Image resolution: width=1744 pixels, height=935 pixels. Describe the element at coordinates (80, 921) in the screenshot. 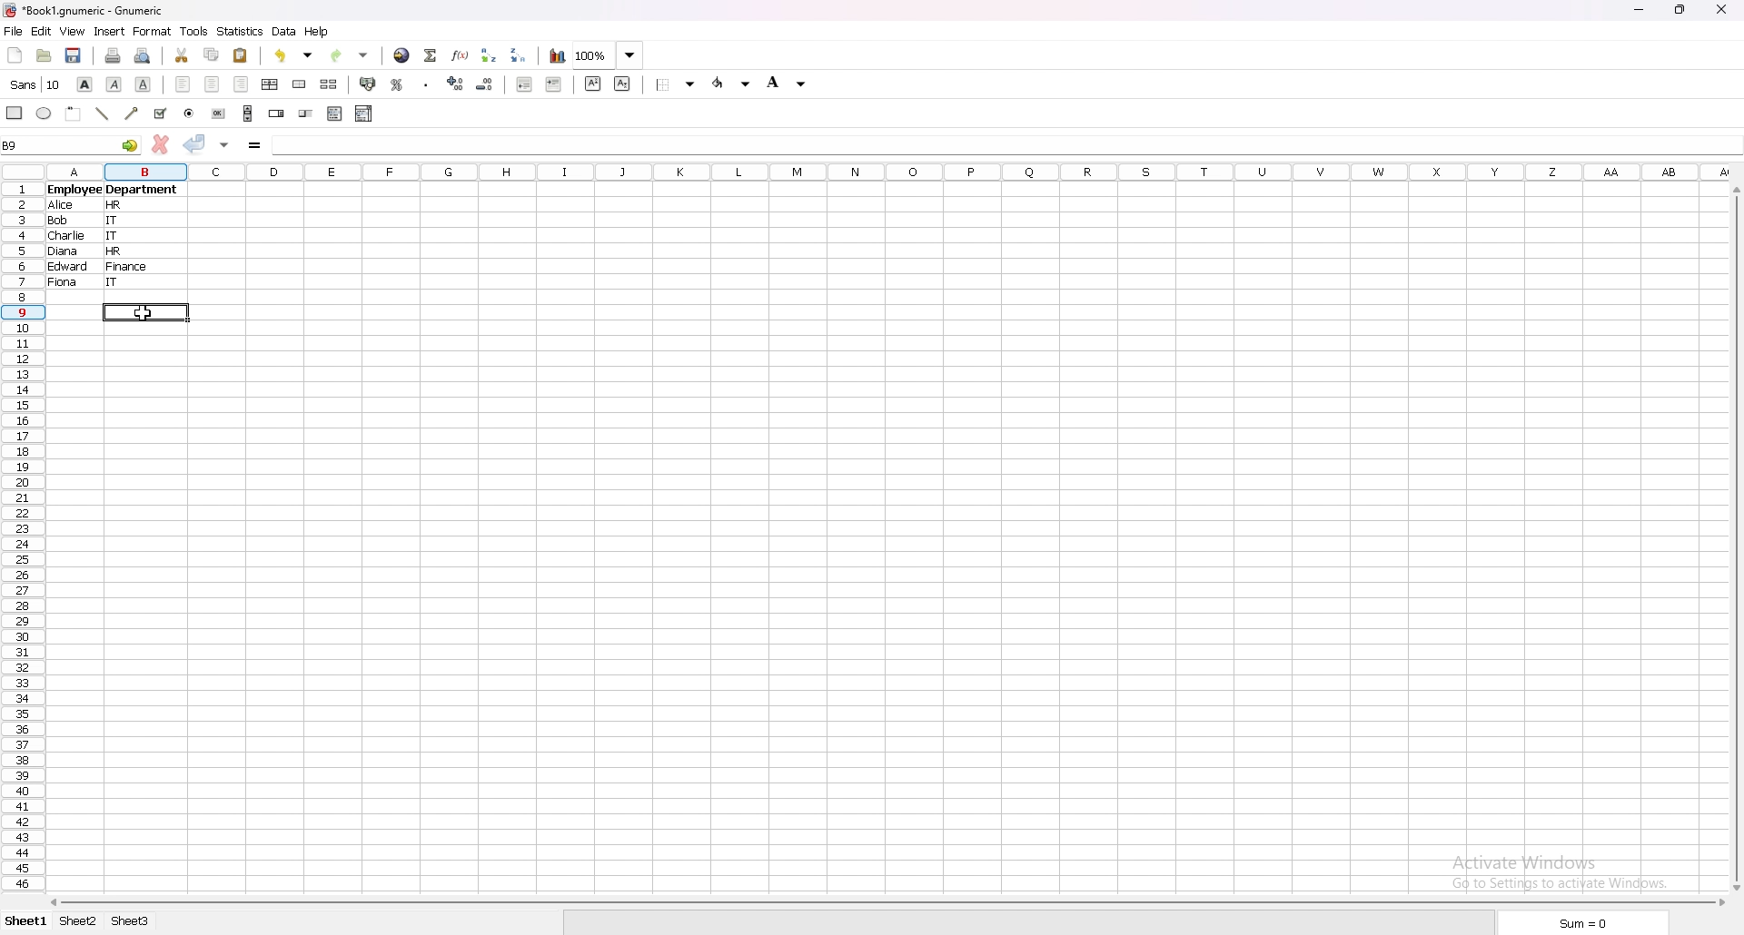

I see `sheet 2` at that location.